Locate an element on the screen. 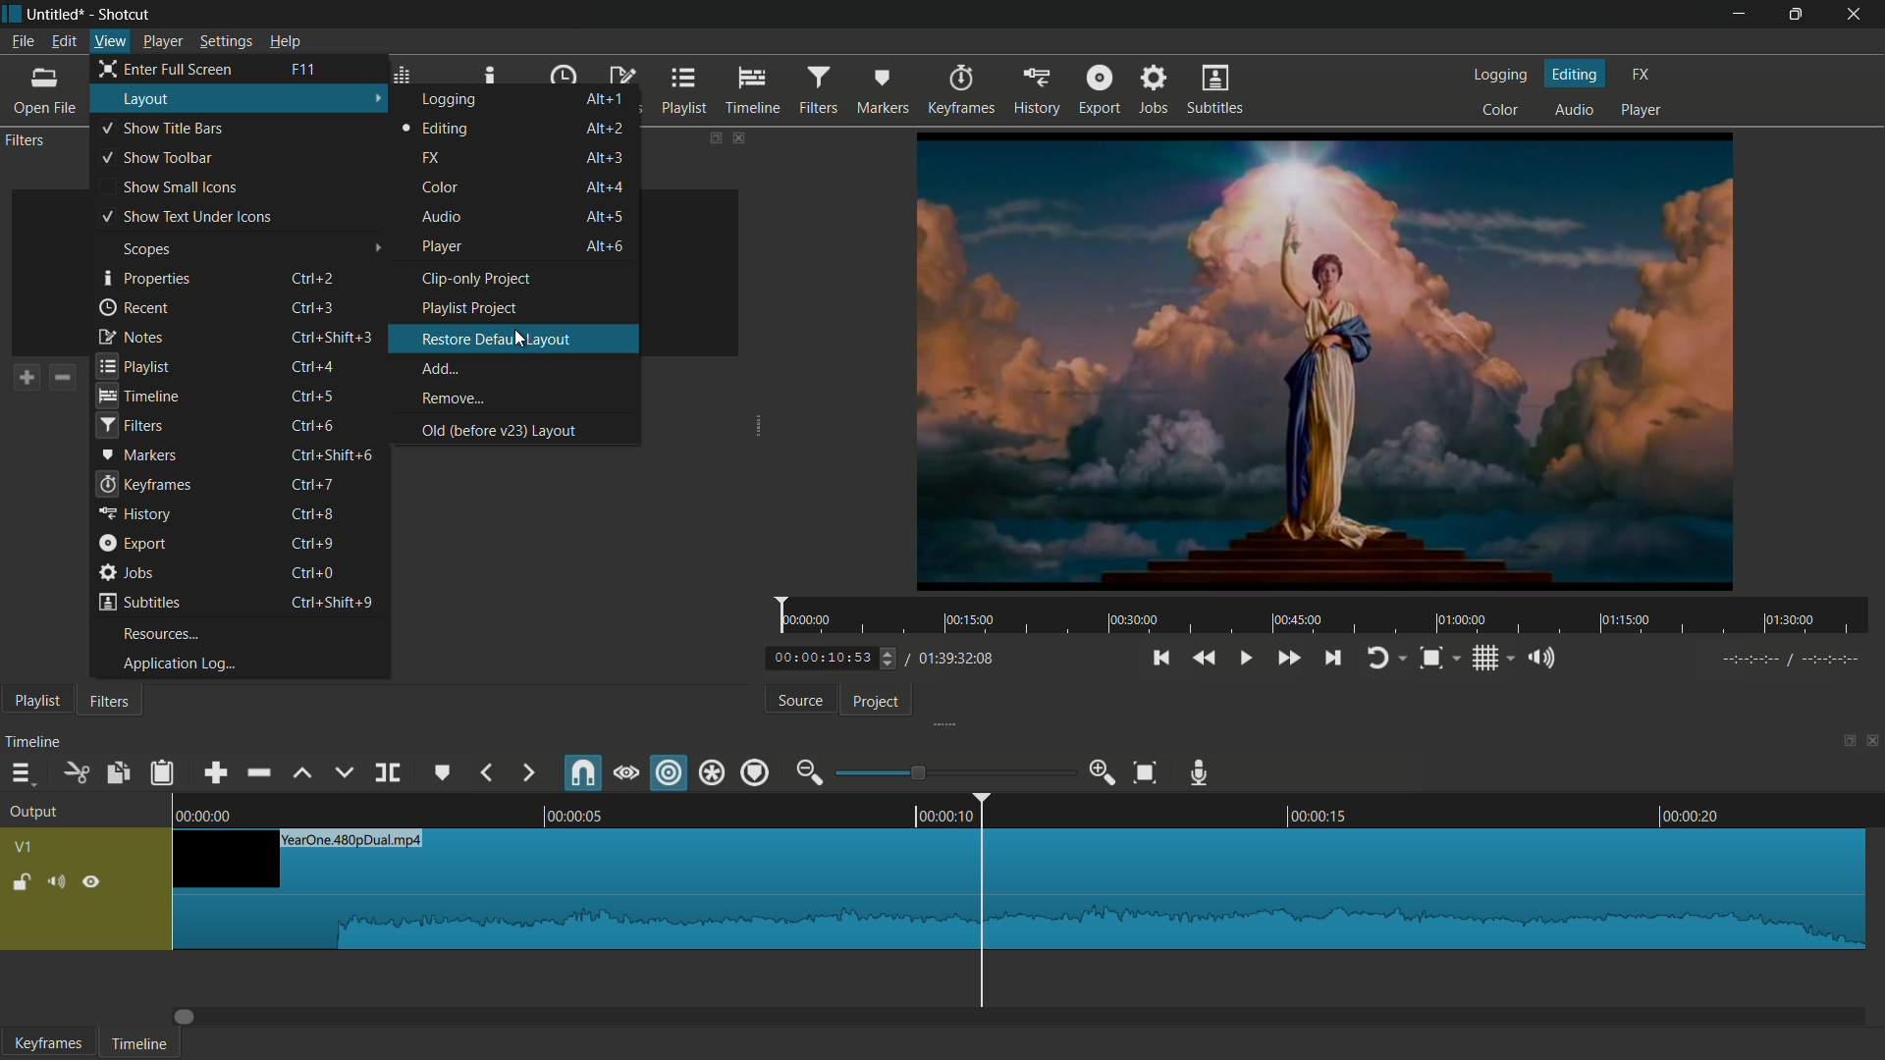 The height and width of the screenshot is (1060, 1885). snap is located at coordinates (581, 774).